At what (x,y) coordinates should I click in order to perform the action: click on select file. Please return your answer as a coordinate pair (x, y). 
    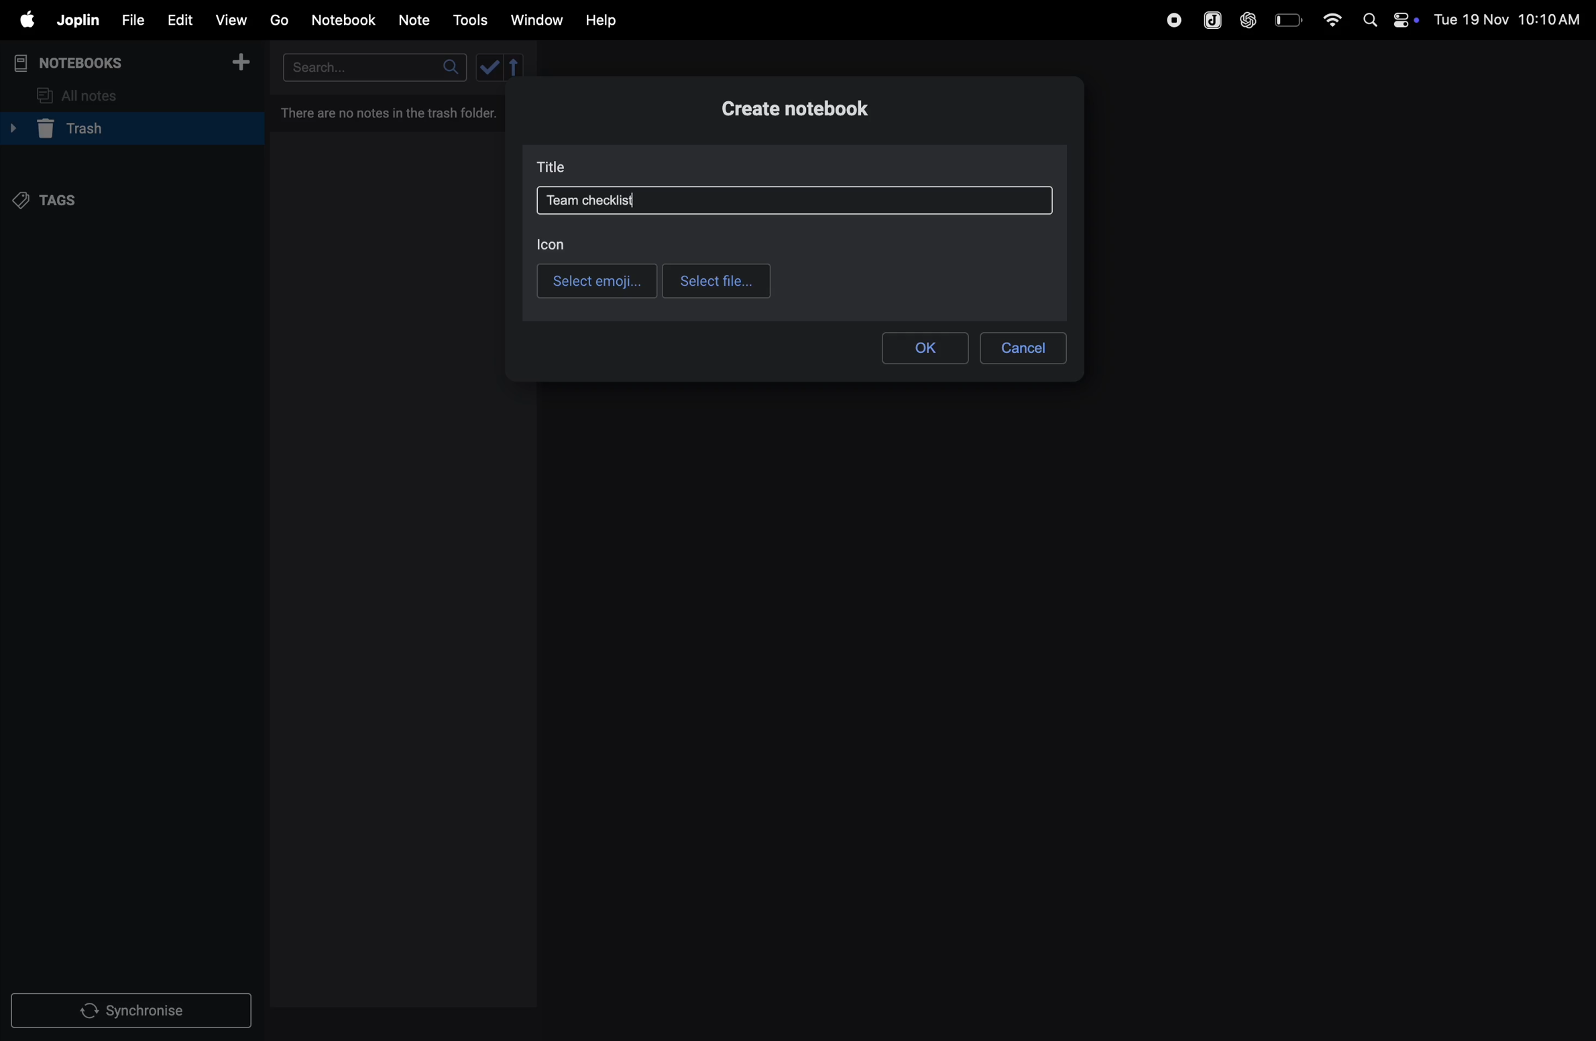
    Looking at the image, I should click on (715, 280).